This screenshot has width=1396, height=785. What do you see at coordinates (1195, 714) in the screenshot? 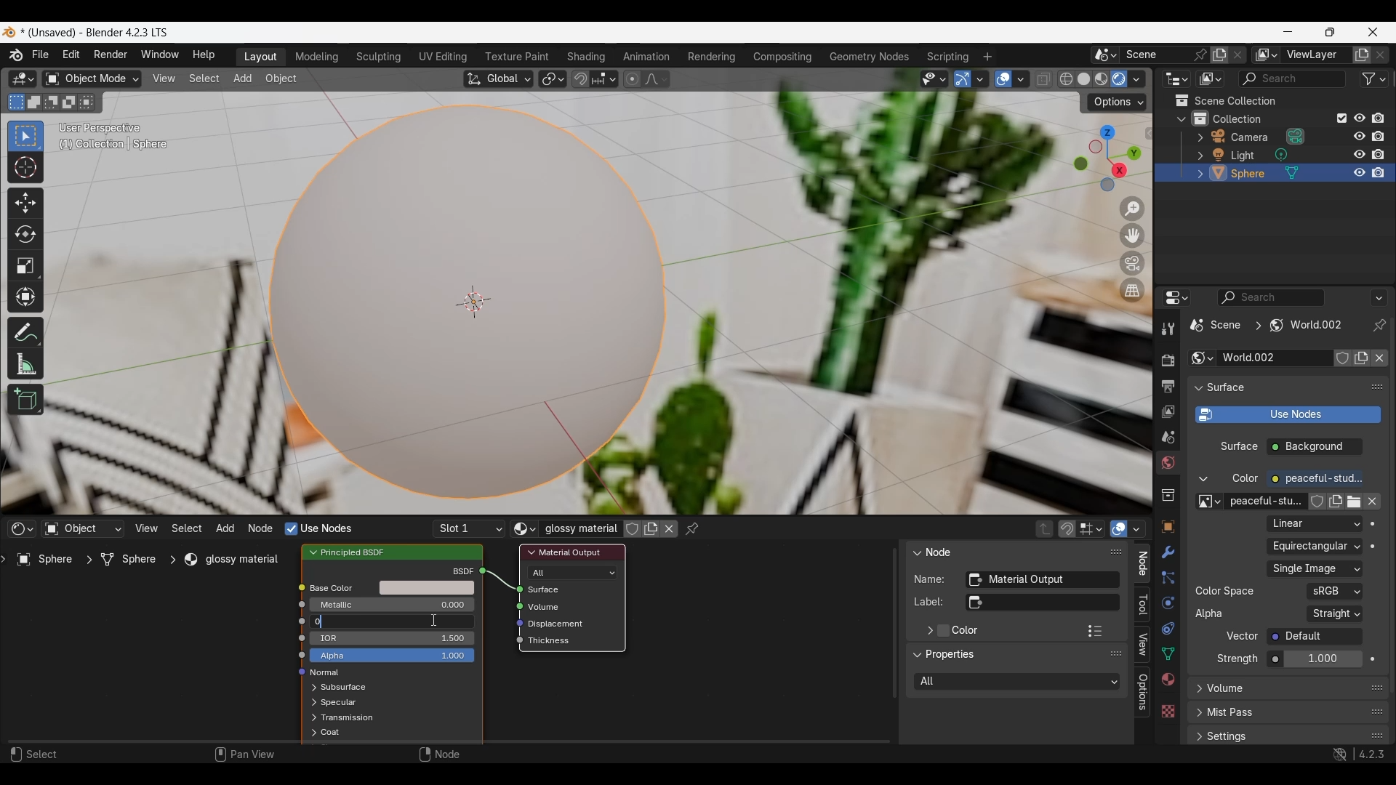
I see `expand respective scenes` at bounding box center [1195, 714].